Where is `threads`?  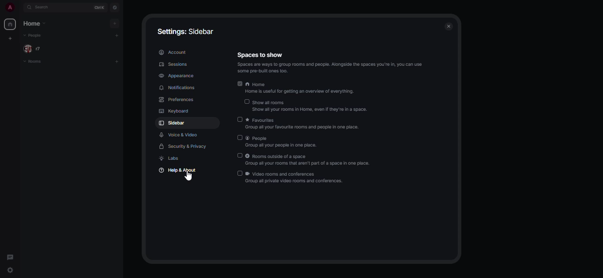 threads is located at coordinates (10, 256).